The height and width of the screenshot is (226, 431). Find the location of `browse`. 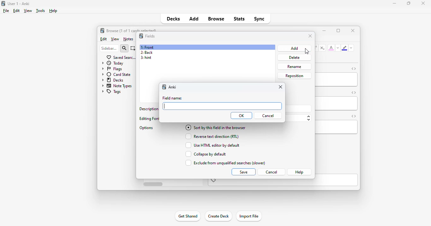

browse is located at coordinates (216, 19).